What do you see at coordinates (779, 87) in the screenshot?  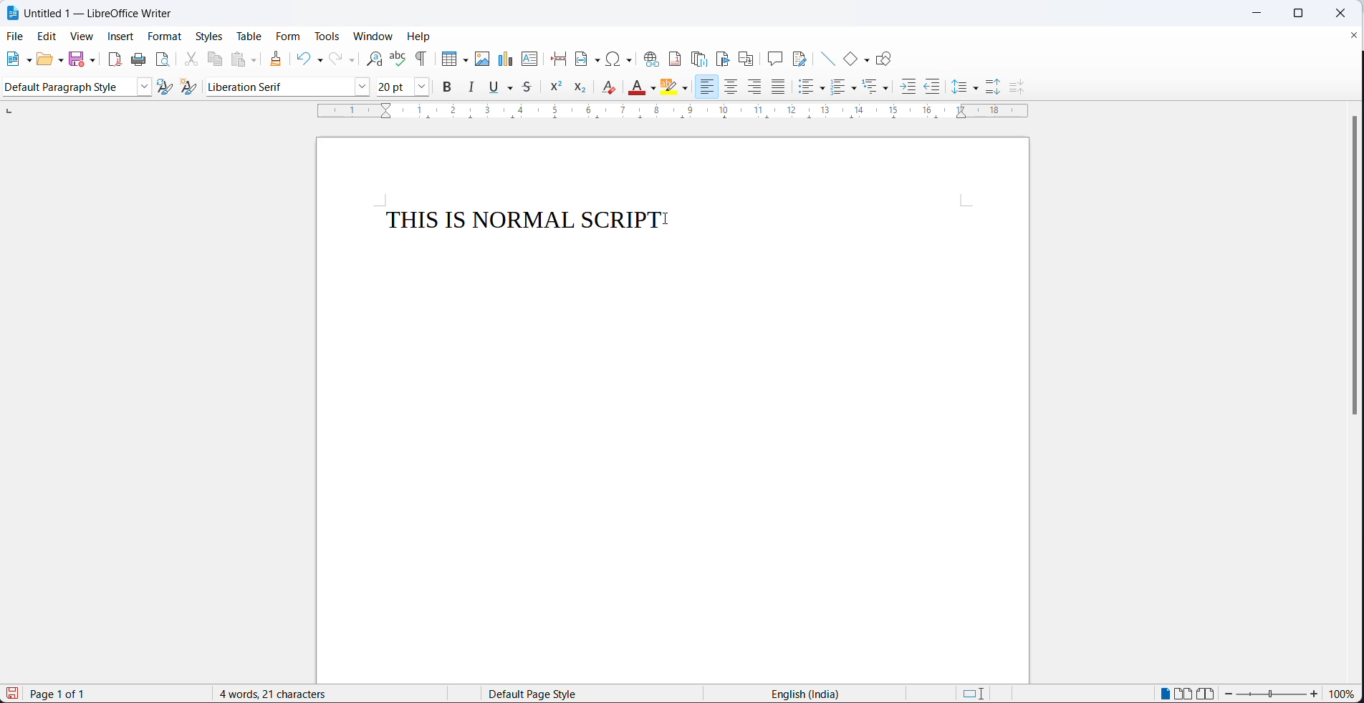 I see `justified` at bounding box center [779, 87].